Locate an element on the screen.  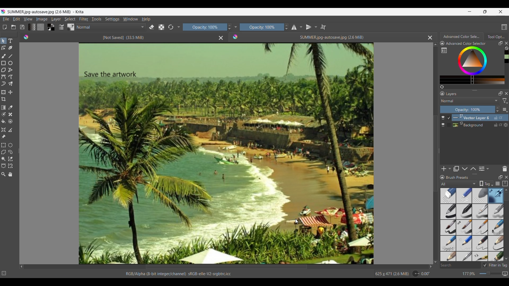
Float Layers panel is located at coordinates (501, 93).